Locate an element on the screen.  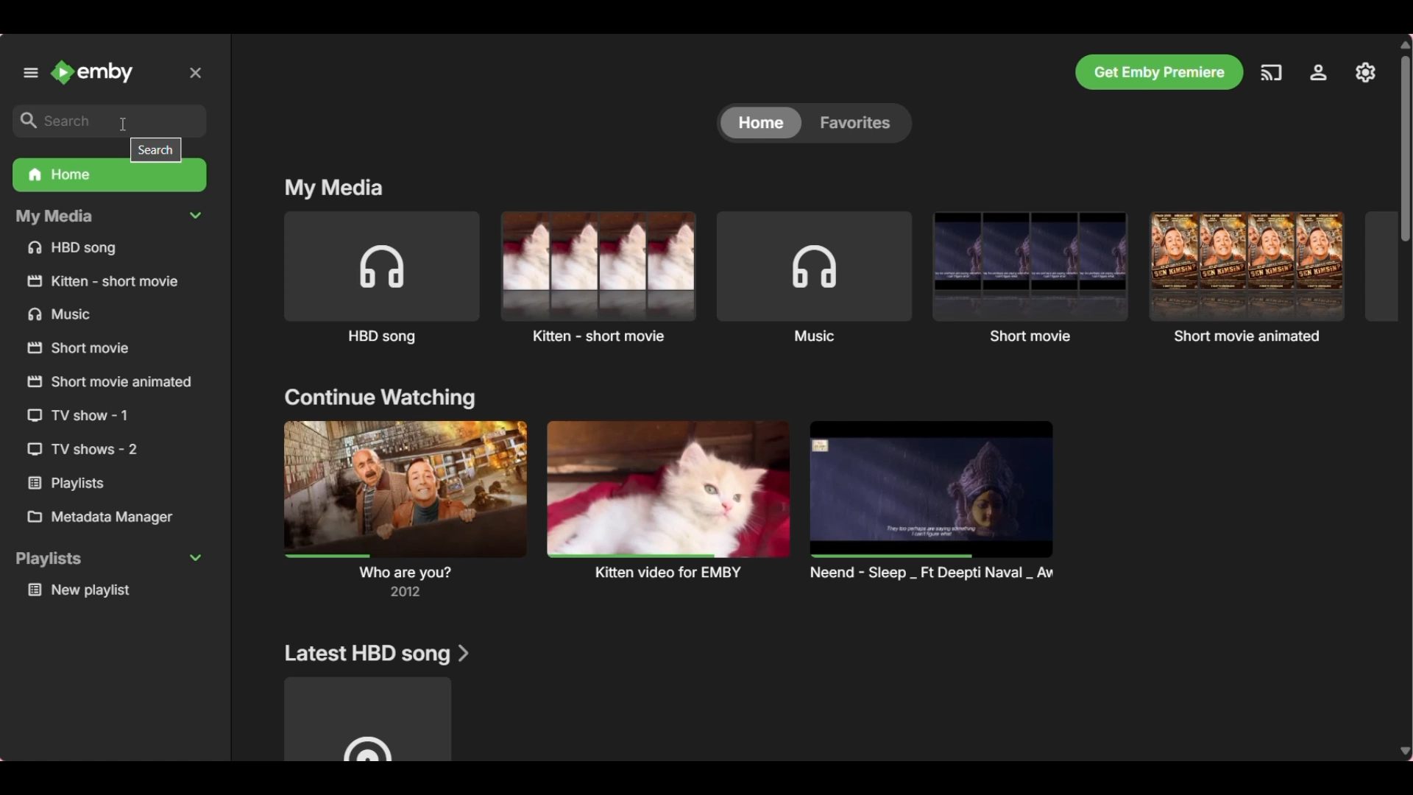
Settings is located at coordinates (1319, 72).